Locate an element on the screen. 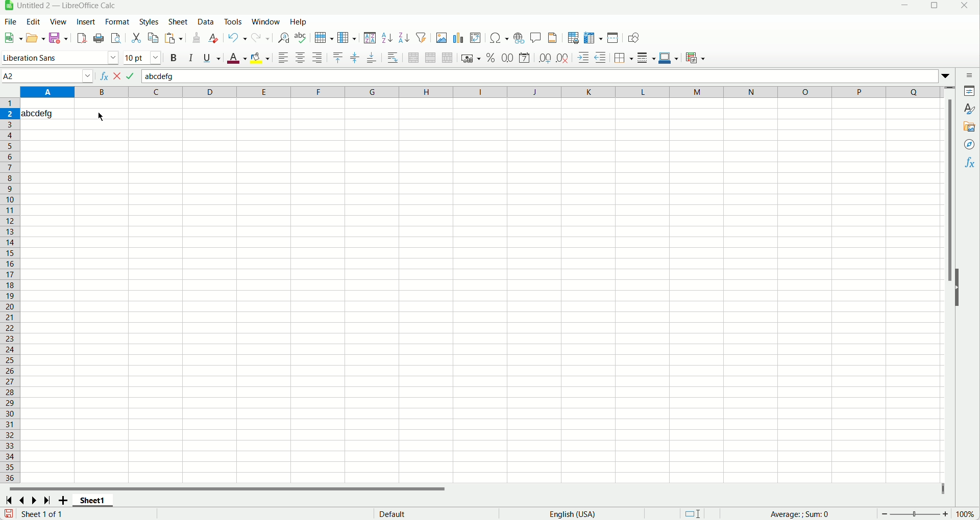 The image size is (980, 520). close is located at coordinates (966, 6).